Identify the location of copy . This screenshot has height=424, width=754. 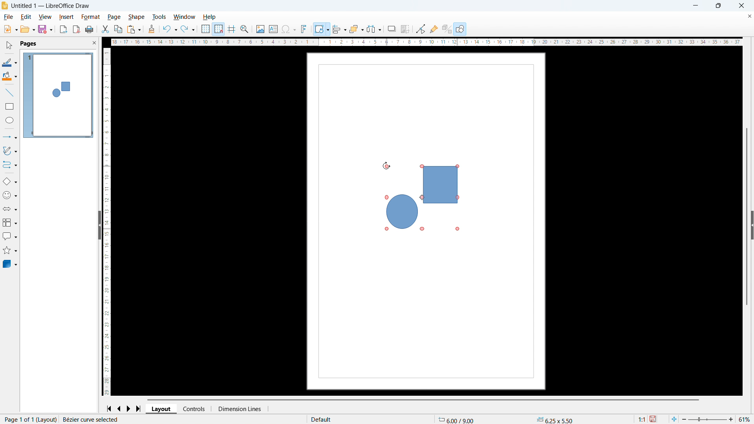
(119, 29).